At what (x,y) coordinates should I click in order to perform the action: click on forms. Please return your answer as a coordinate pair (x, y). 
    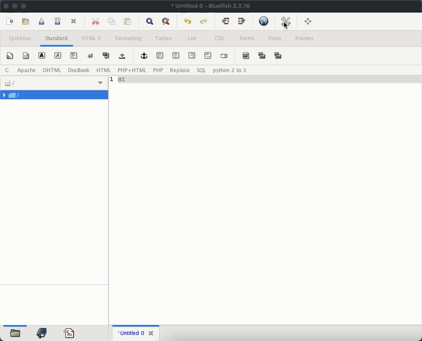
    Looking at the image, I should click on (249, 40).